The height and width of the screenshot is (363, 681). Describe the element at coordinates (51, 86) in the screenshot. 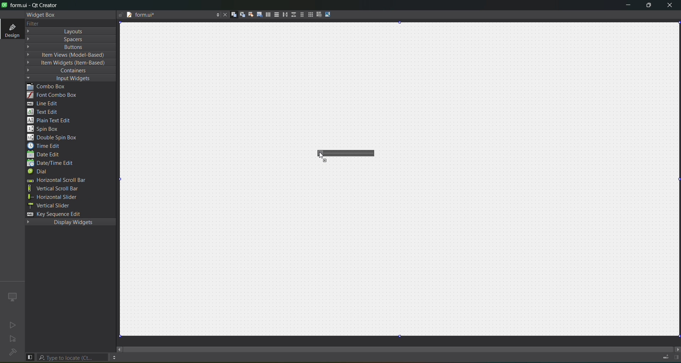

I see `combo box` at that location.